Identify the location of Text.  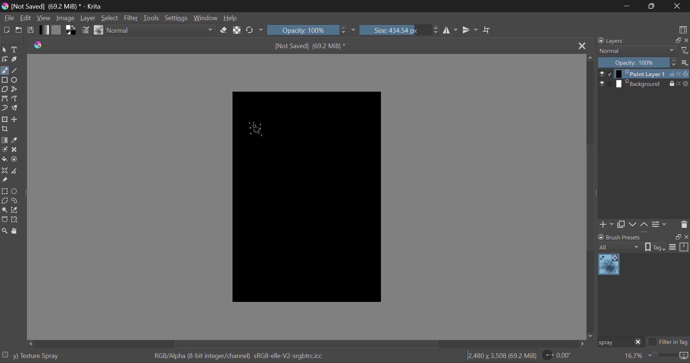
(16, 49).